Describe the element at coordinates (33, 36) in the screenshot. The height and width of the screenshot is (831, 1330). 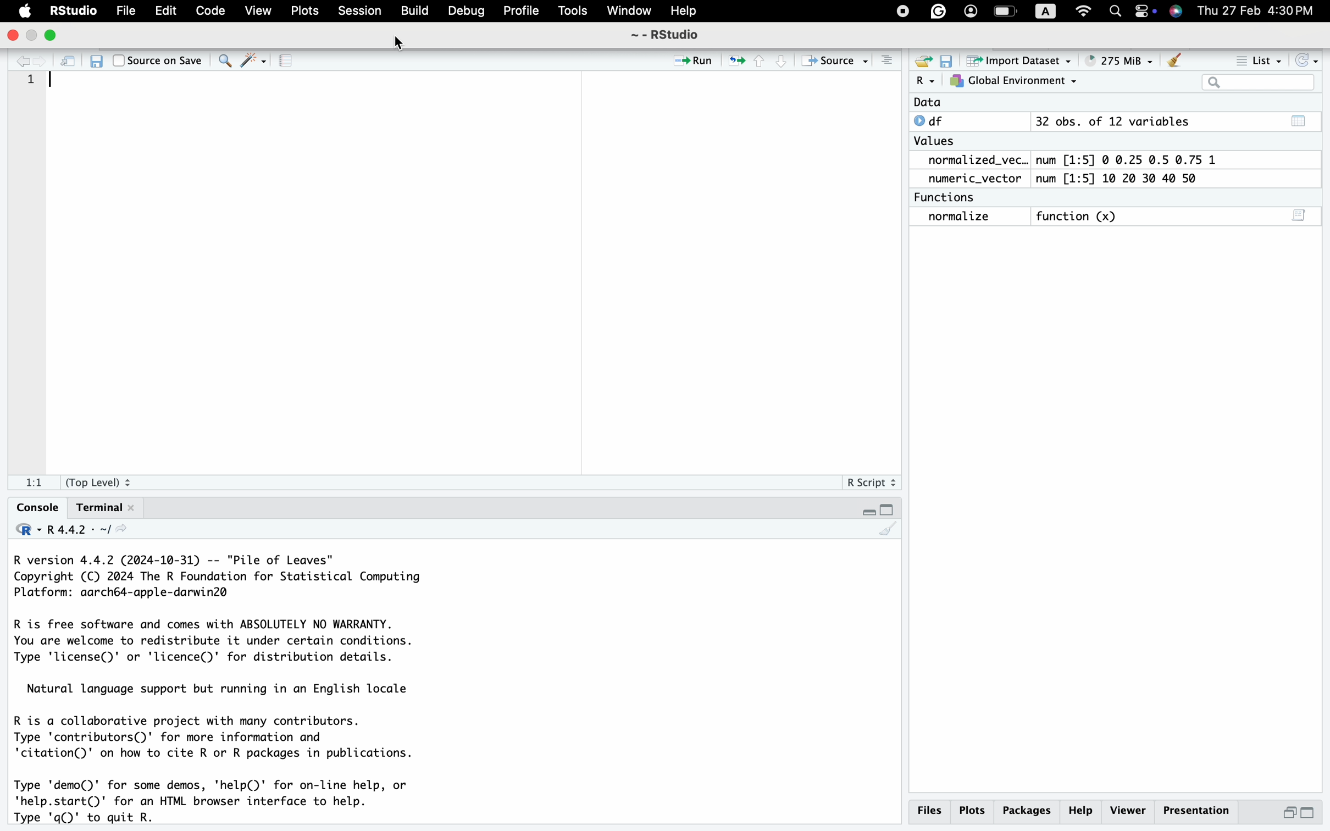
I see `minimize` at that location.